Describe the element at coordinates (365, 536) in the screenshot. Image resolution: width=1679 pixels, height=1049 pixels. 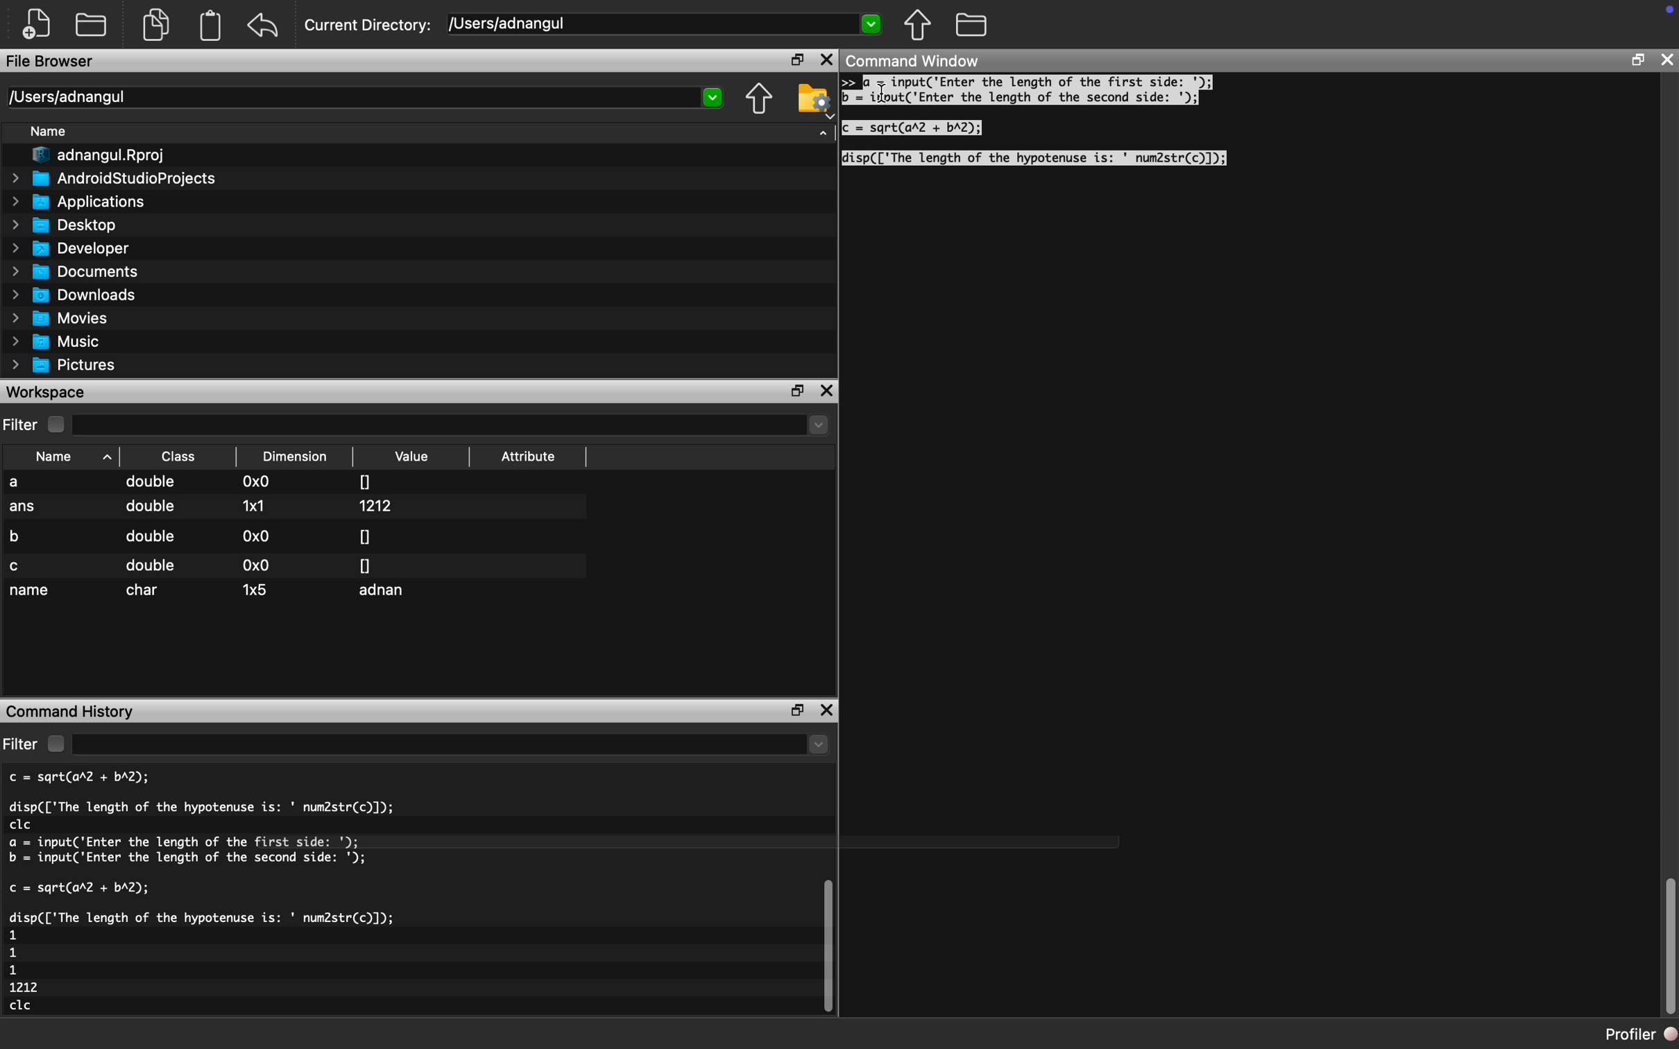
I see `0` at that location.